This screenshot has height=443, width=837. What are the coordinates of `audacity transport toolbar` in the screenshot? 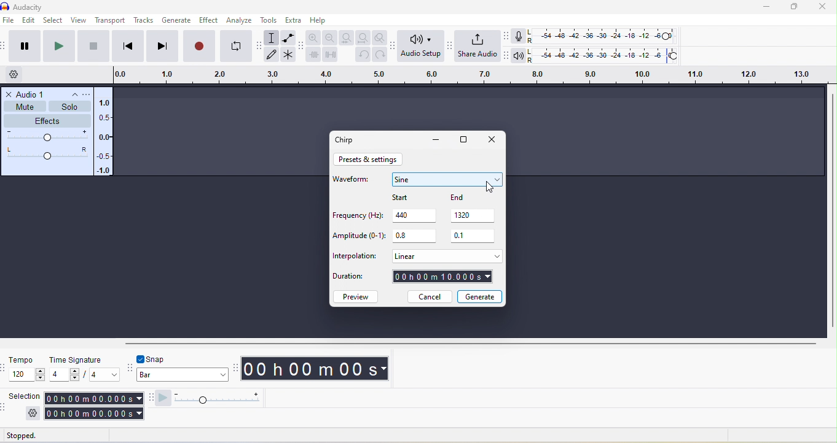 It's located at (6, 47).